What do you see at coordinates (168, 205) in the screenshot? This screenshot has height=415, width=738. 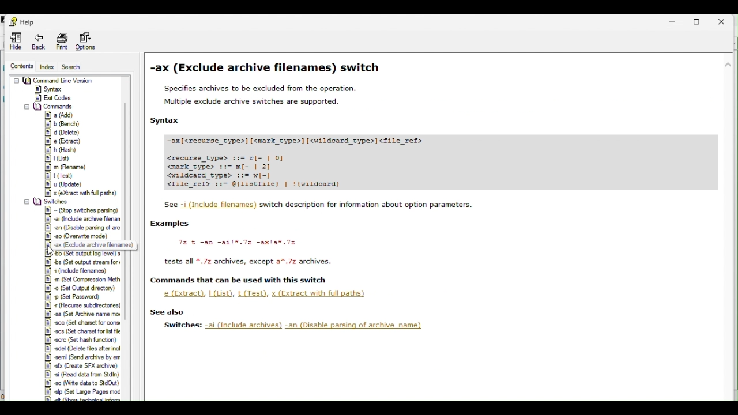 I see `See` at bounding box center [168, 205].